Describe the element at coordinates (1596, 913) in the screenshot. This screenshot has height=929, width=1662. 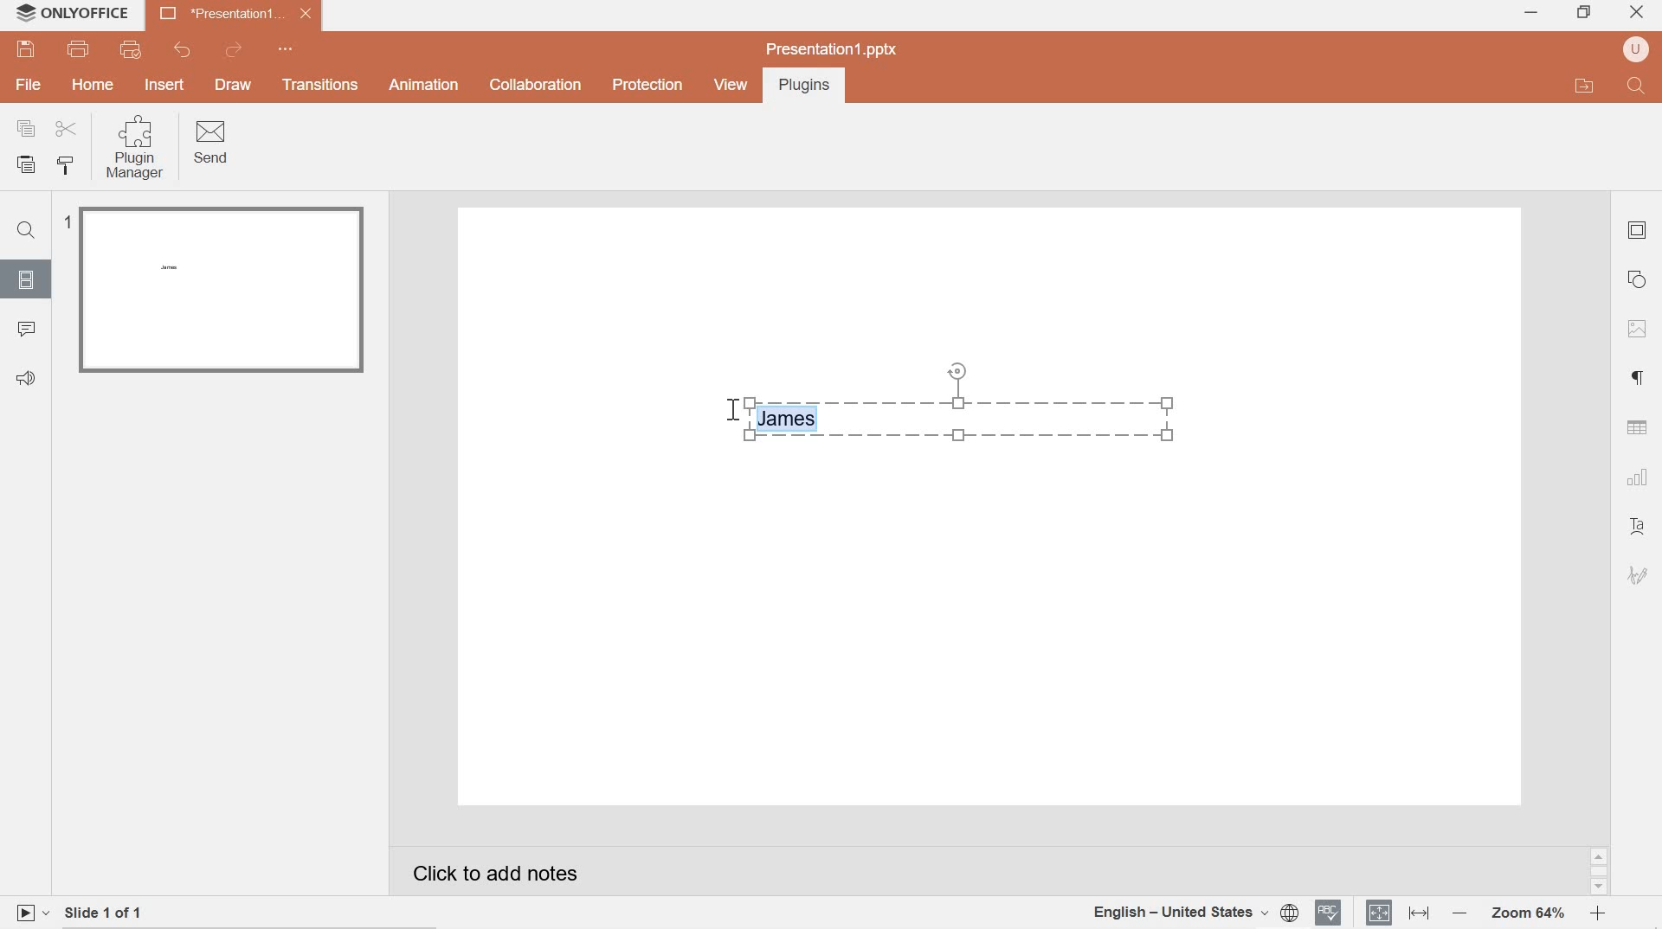
I see `zoom in` at that location.